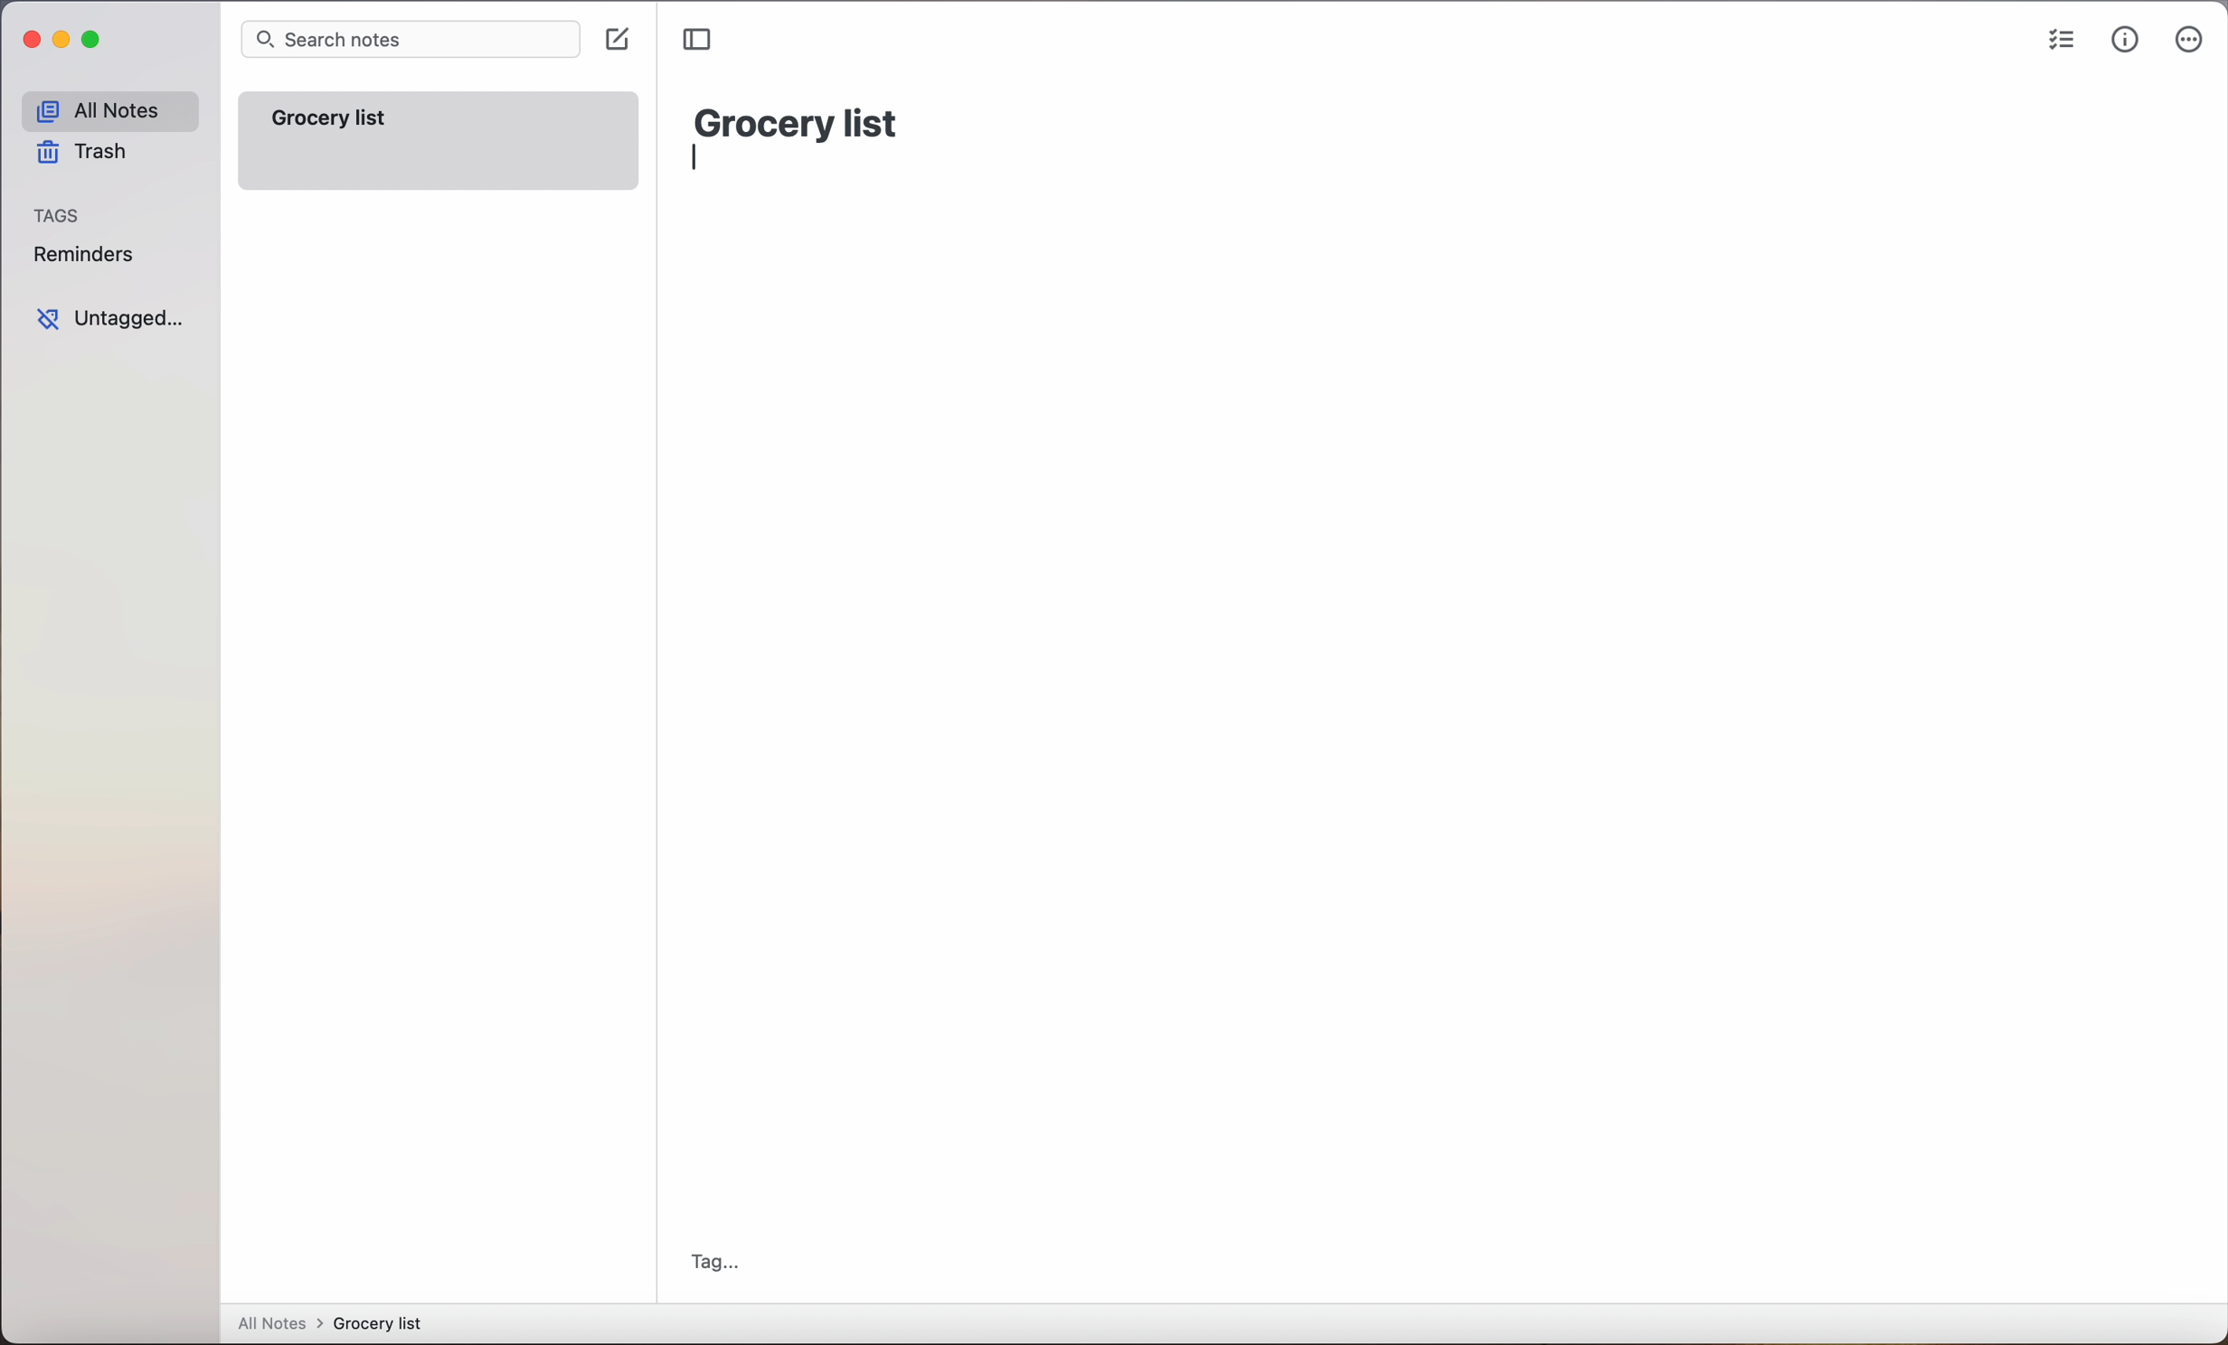 Image resolution: width=2228 pixels, height=1345 pixels. Describe the element at coordinates (798, 120) in the screenshot. I see `grocery list` at that location.